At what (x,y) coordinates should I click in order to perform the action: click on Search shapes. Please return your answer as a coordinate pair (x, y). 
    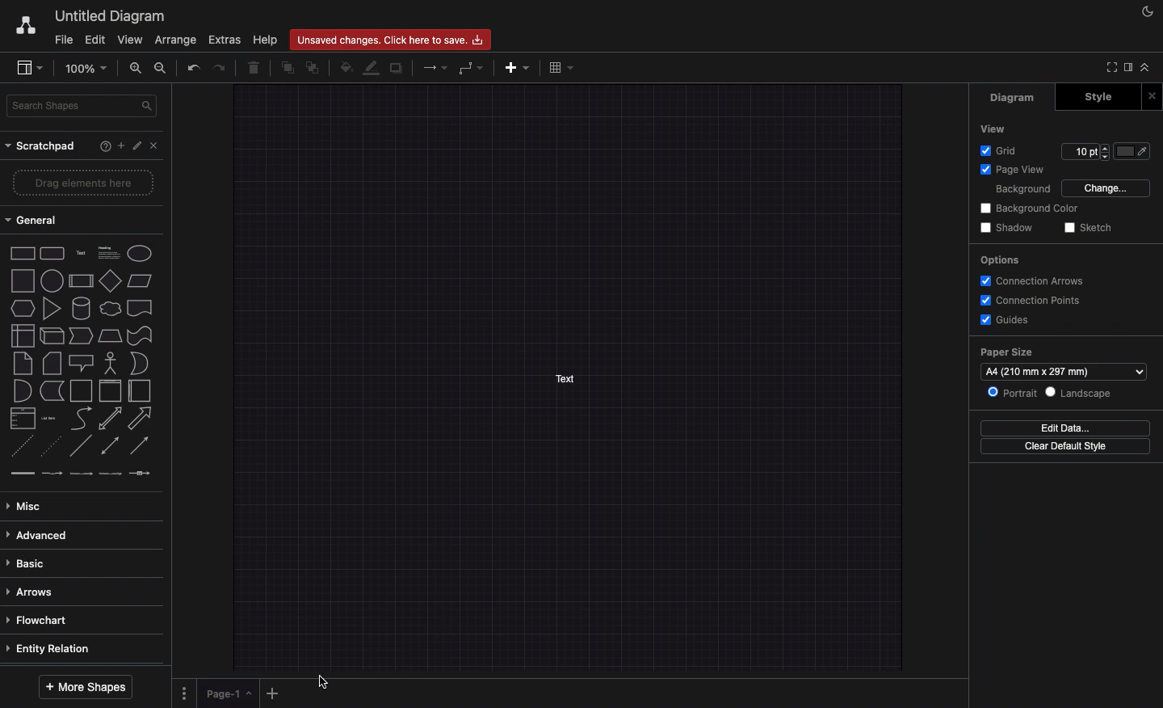
    Looking at the image, I should click on (83, 105).